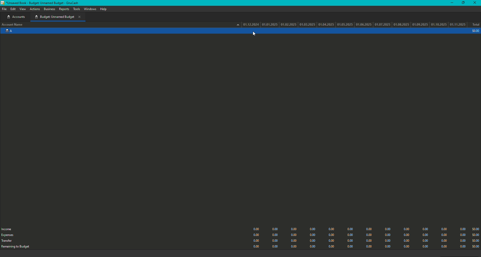 The width and height of the screenshot is (481, 257). What do you see at coordinates (4, 9) in the screenshot?
I see `File` at bounding box center [4, 9].